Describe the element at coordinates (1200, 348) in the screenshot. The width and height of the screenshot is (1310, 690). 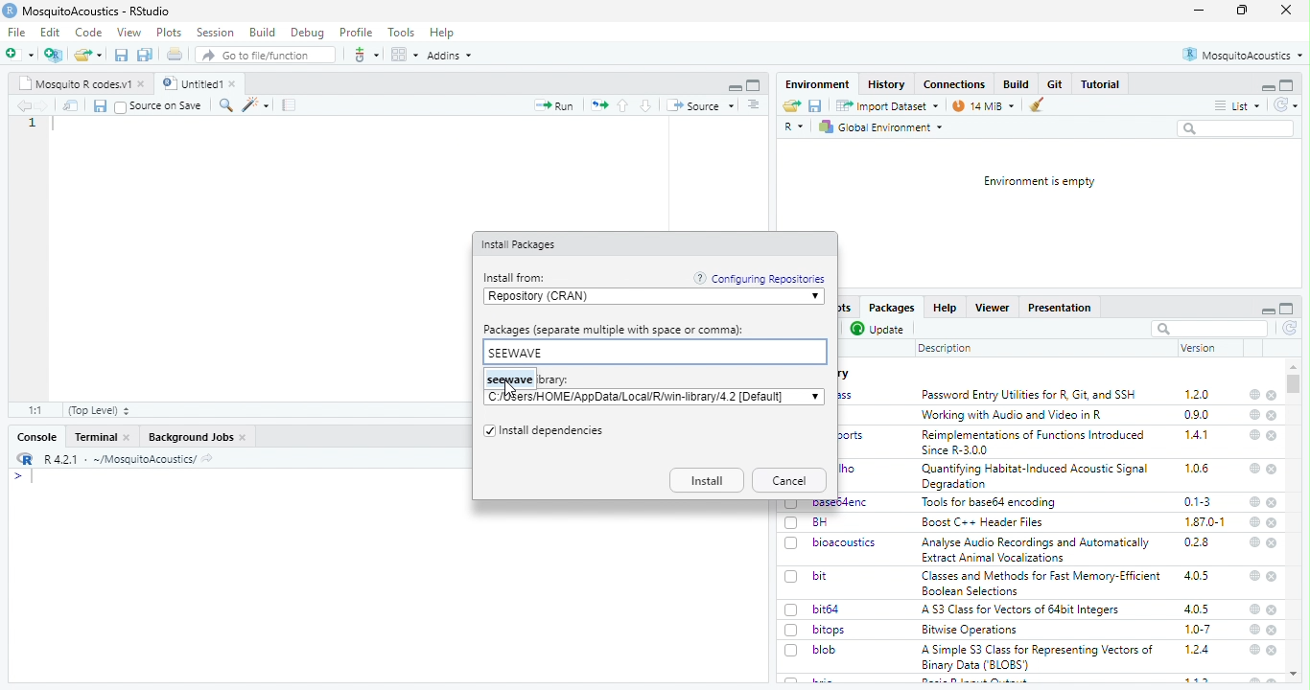
I see `Version` at that location.